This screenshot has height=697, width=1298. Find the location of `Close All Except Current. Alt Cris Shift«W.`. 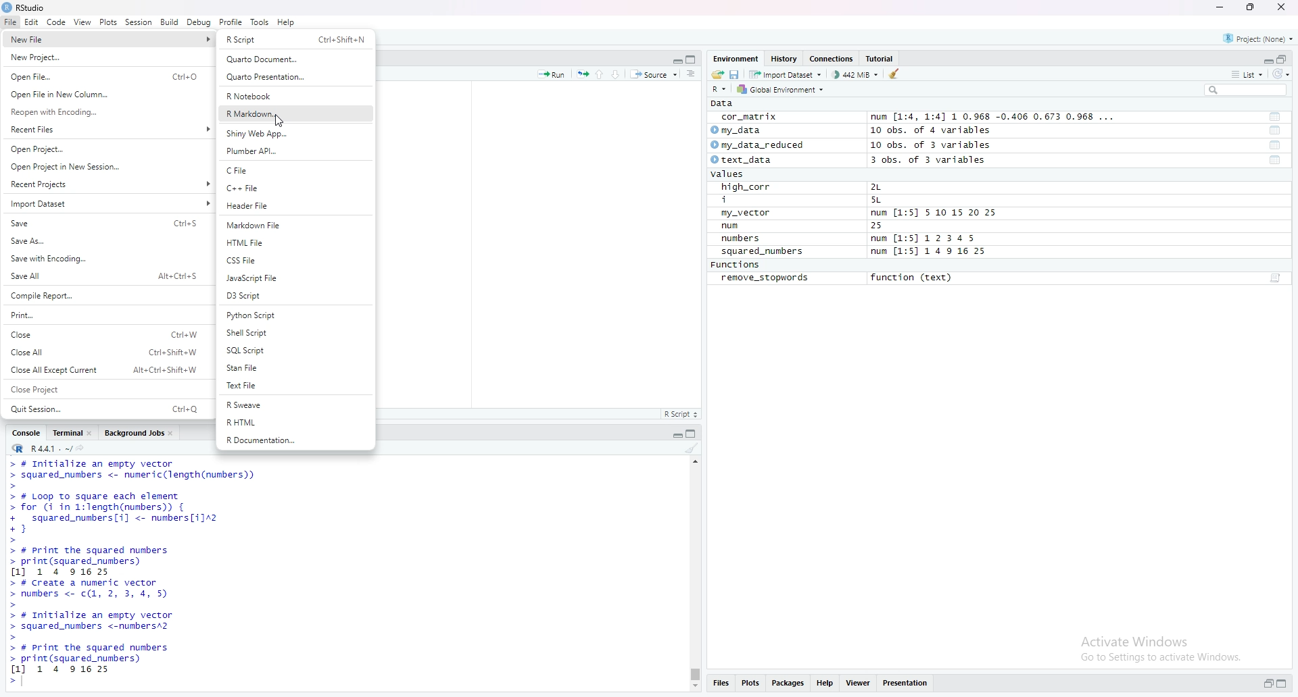

Close All Except Current. Alt Cris Shift«W. is located at coordinates (103, 370).